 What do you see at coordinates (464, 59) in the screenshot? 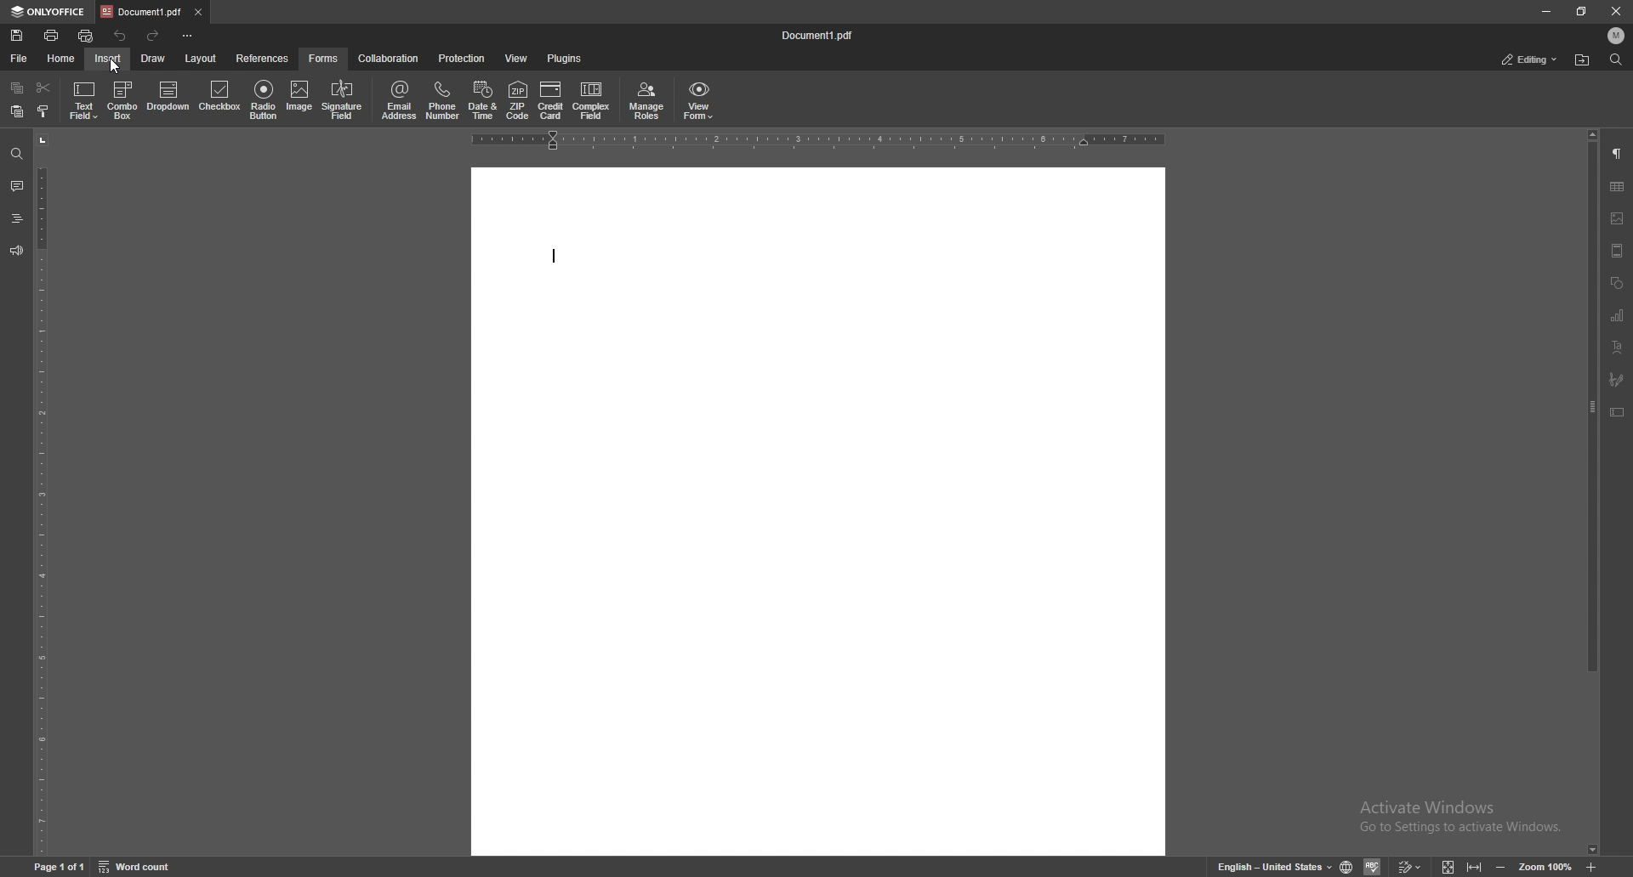
I see `protection` at bounding box center [464, 59].